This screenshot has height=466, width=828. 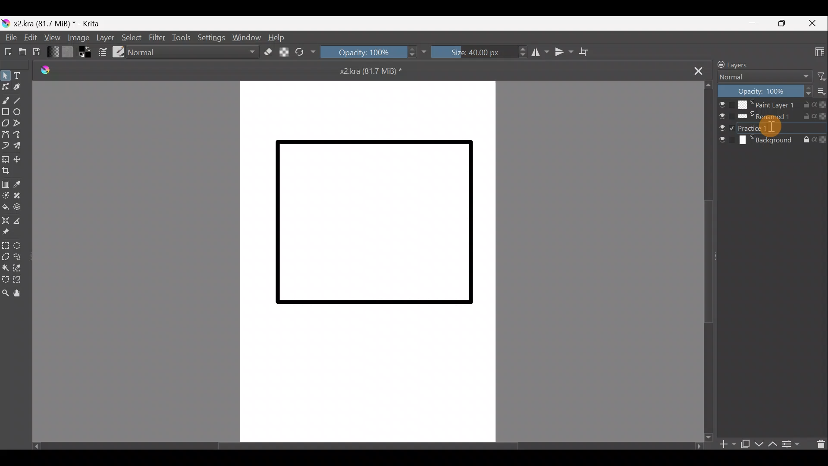 What do you see at coordinates (132, 39) in the screenshot?
I see `Select` at bounding box center [132, 39].